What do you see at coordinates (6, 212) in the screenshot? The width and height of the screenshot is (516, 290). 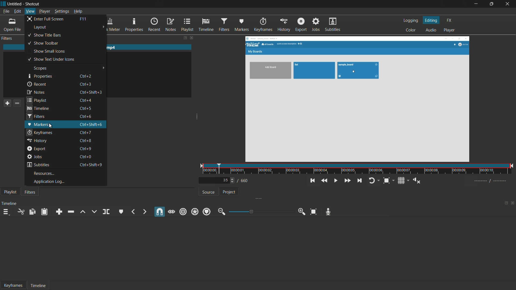 I see `timeline menu` at bounding box center [6, 212].